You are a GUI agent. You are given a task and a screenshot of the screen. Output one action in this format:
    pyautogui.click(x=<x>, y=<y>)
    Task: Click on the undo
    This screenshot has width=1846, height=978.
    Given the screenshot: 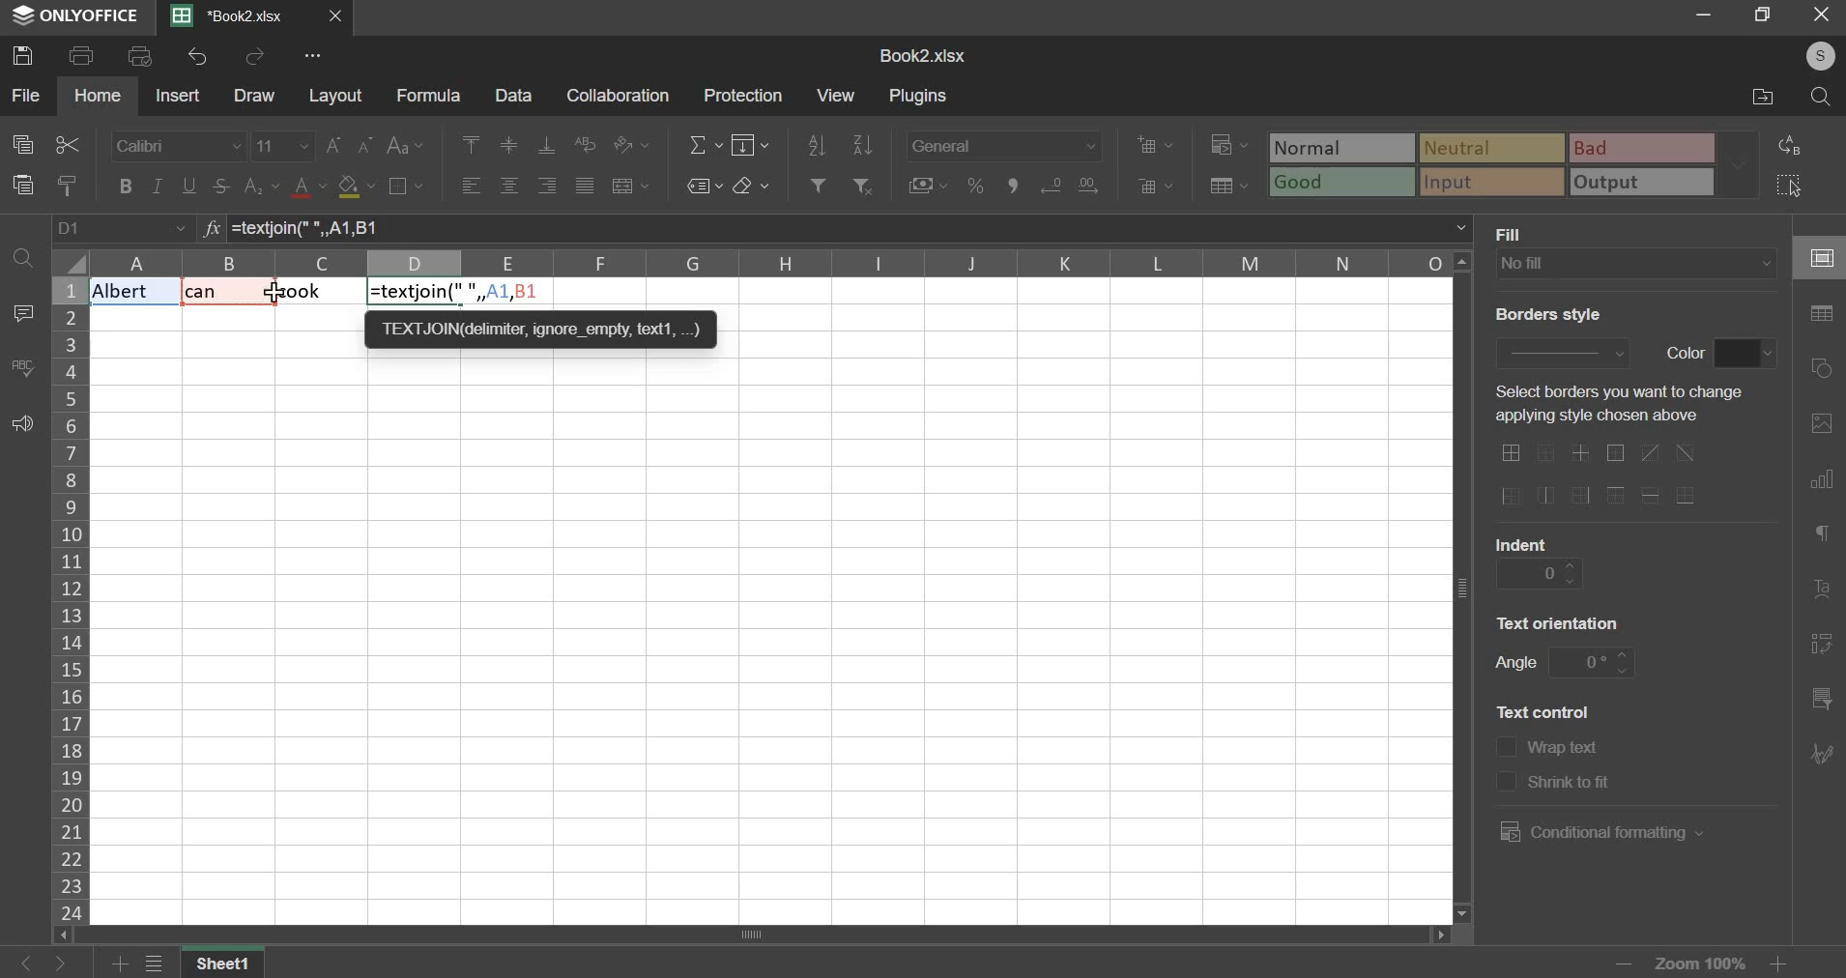 What is the action you would take?
    pyautogui.click(x=197, y=56)
    